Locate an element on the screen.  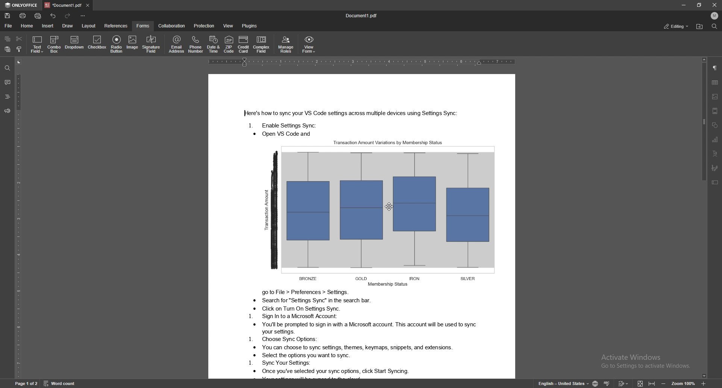
options is located at coordinates (83, 15).